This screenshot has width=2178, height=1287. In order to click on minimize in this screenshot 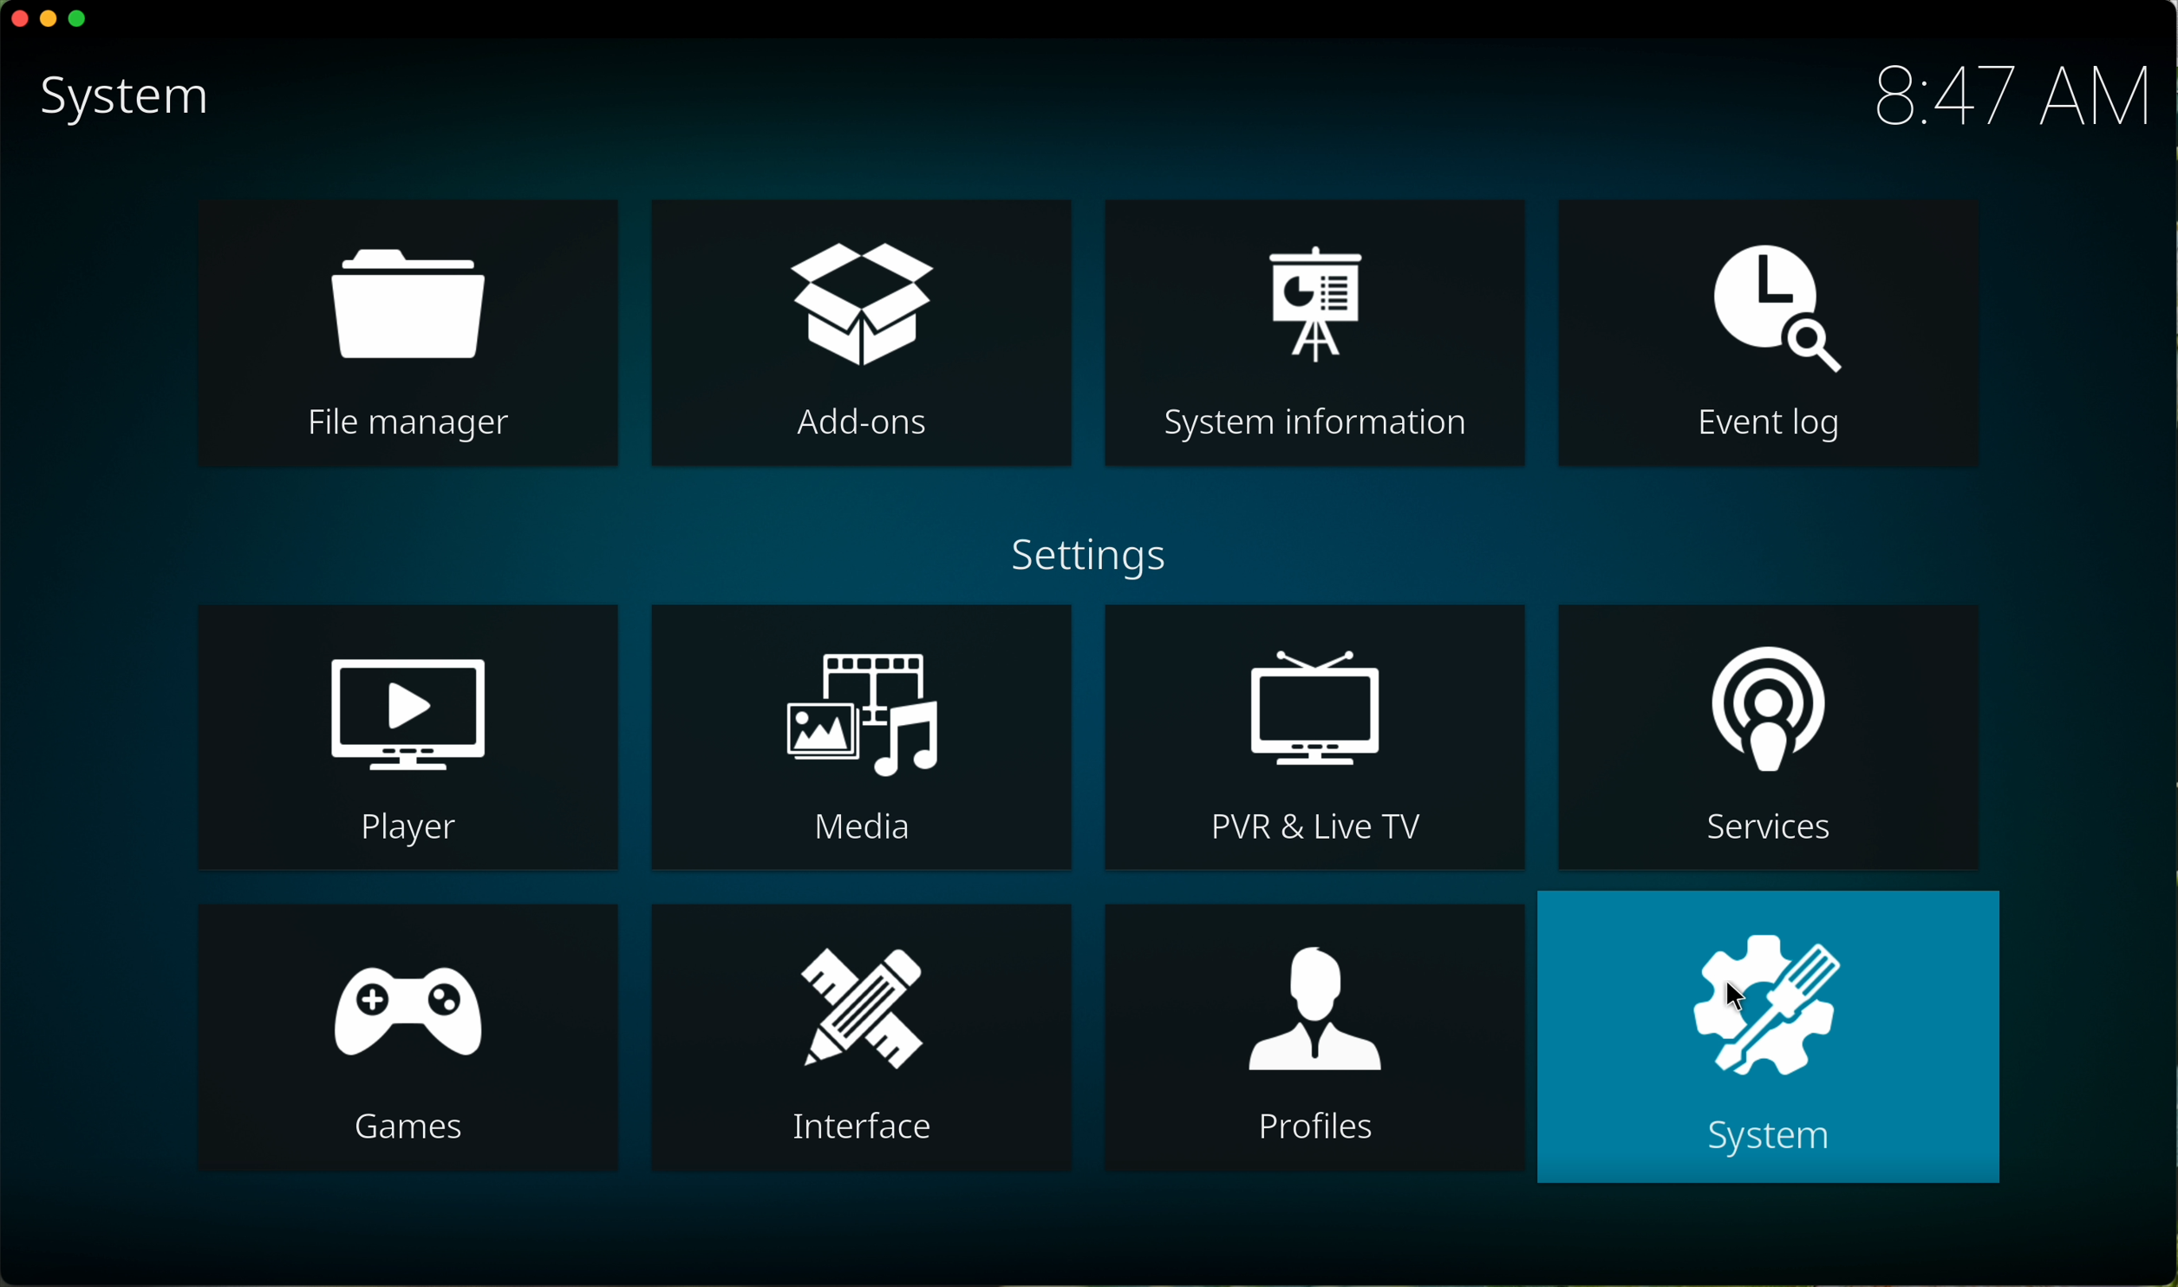, I will do `click(50, 18)`.